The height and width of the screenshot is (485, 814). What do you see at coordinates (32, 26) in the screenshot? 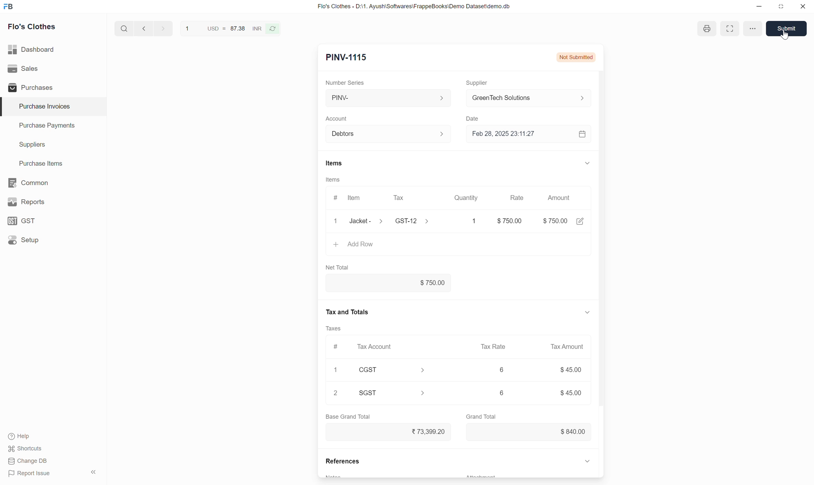
I see `Flo's Clothes` at bounding box center [32, 26].